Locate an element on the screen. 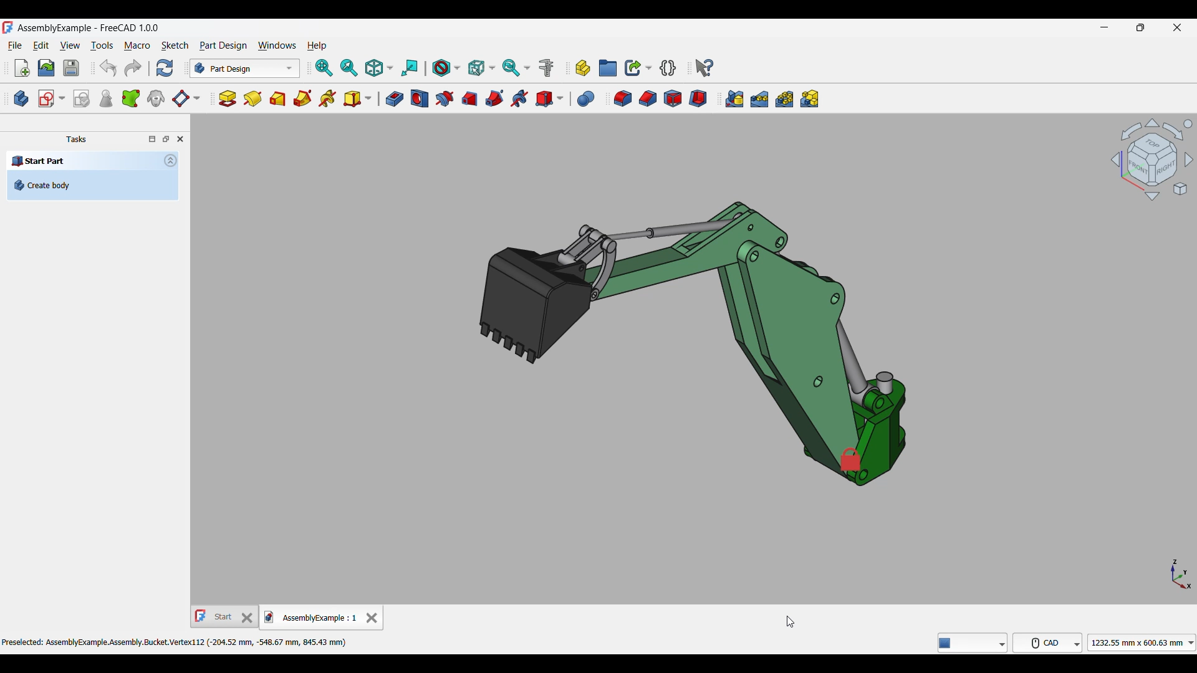 This screenshot has height=673, width=1197. Undo is located at coordinates (108, 68).